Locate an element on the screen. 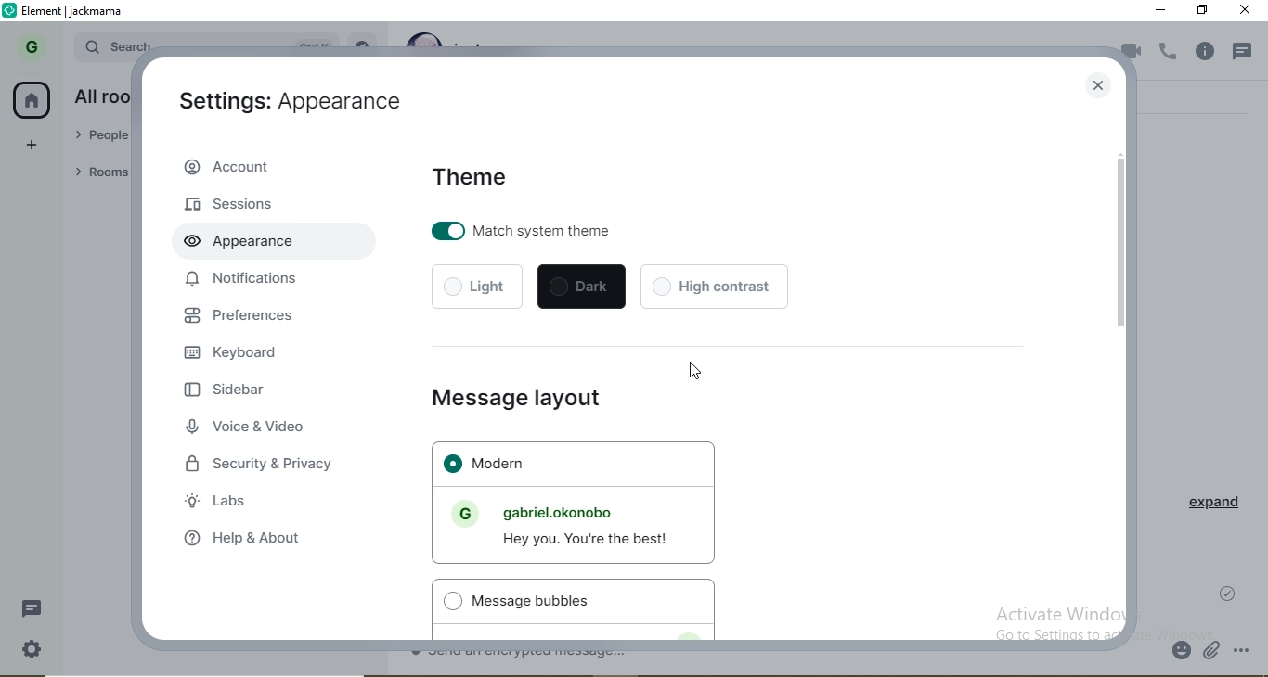  cursor is located at coordinates (693, 368).